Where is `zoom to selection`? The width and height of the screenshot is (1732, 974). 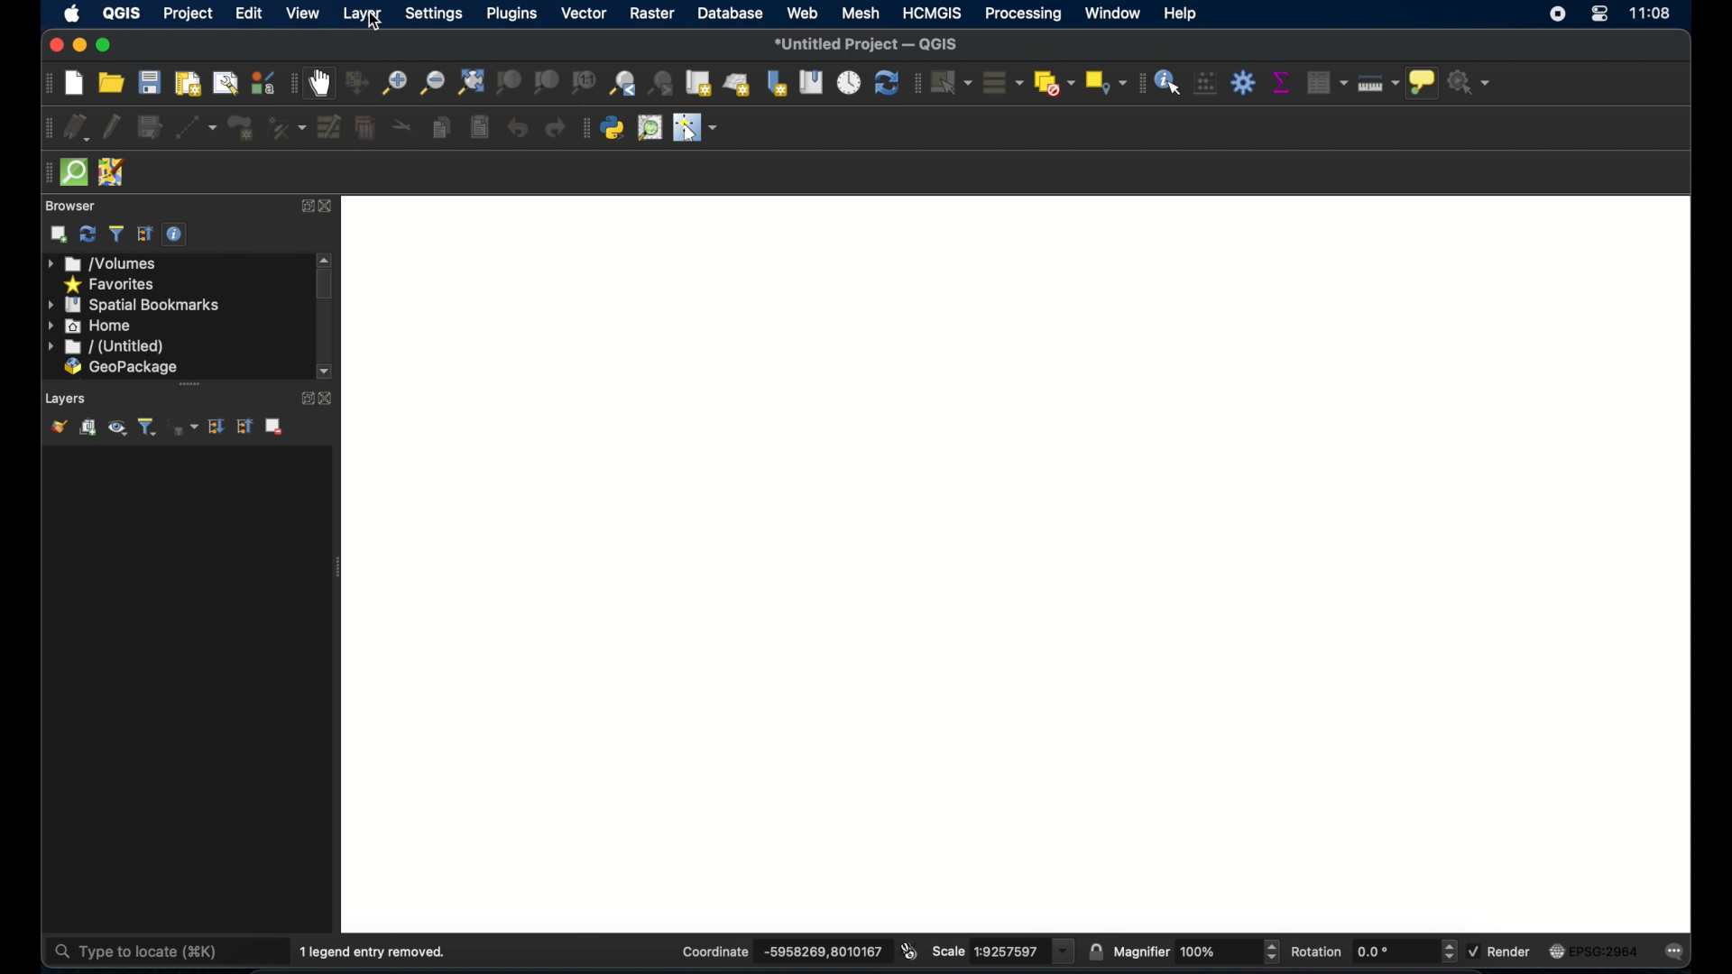 zoom to selection is located at coordinates (508, 82).